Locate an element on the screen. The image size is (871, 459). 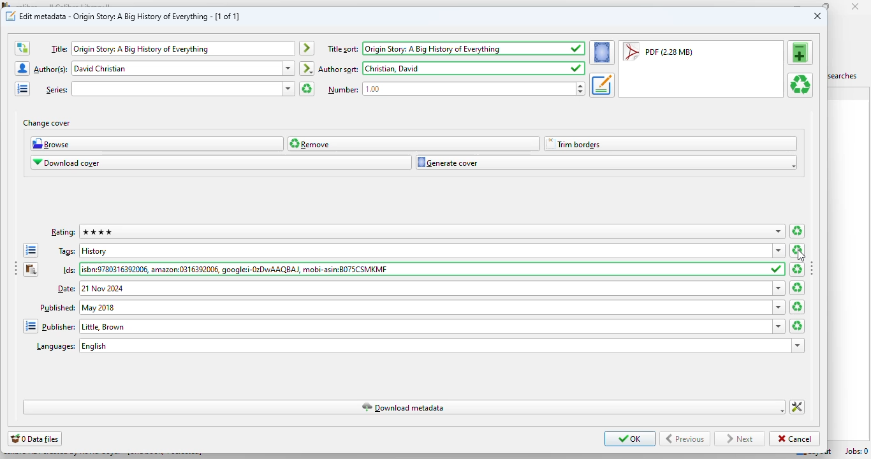
remove the selected format from this book is located at coordinates (800, 85).